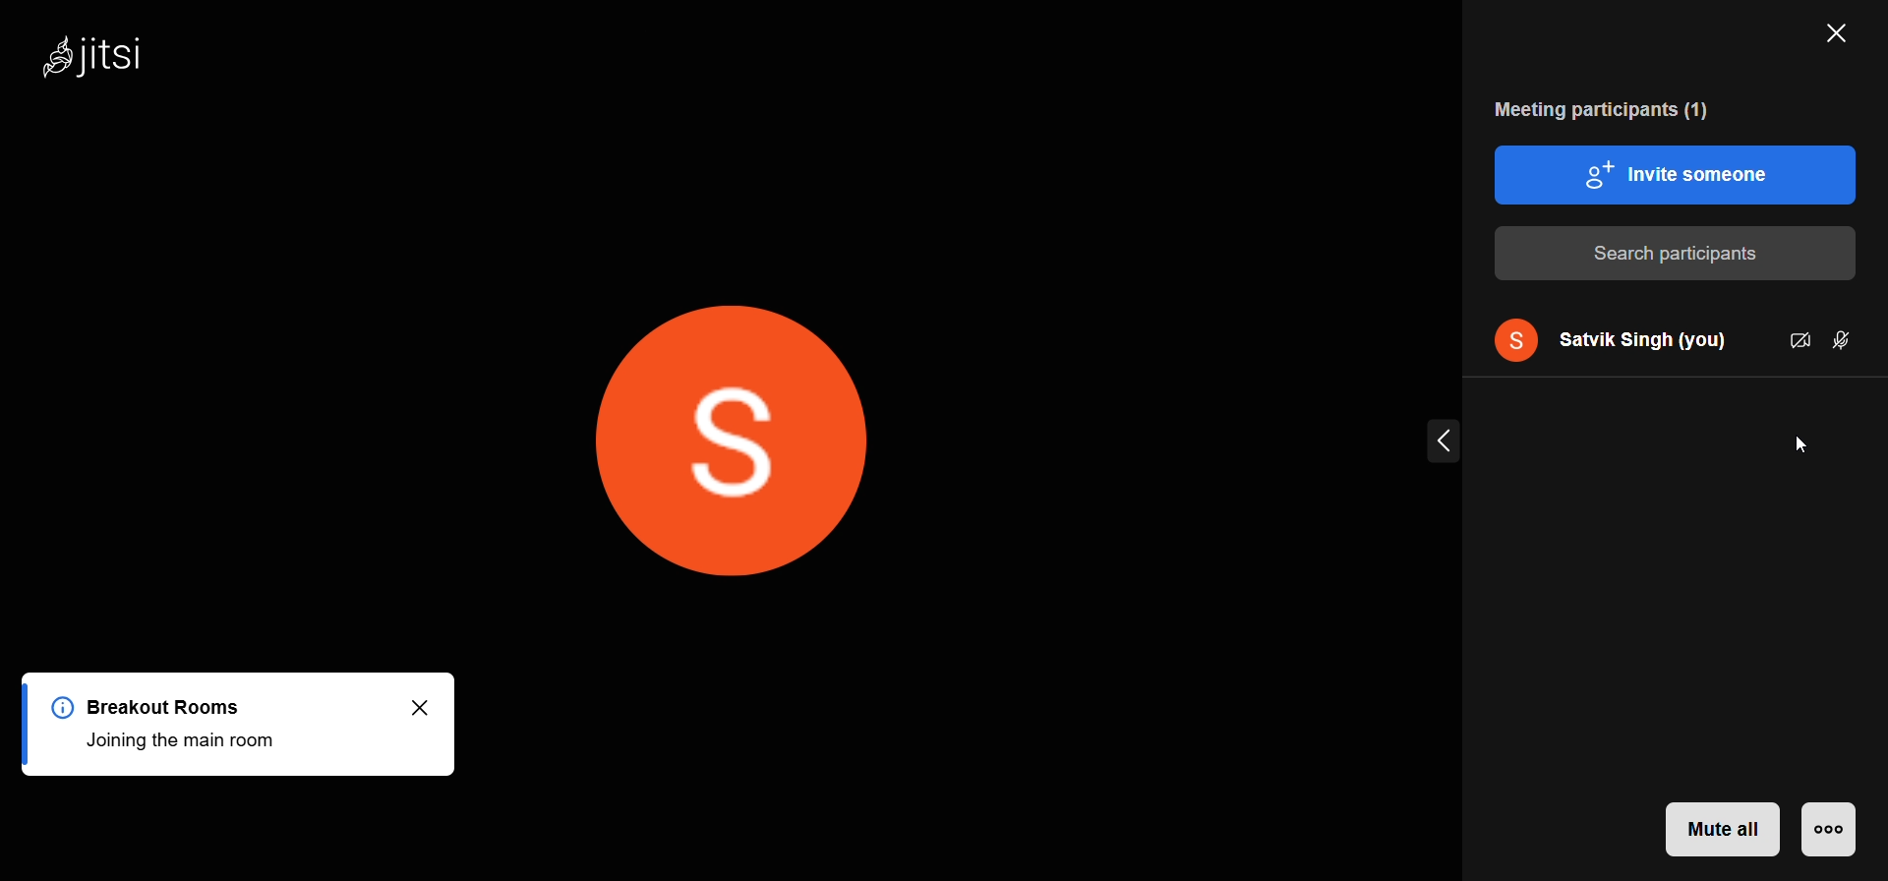 Image resolution: width=1888 pixels, height=881 pixels. I want to click on Satvik Singh (you), so click(1648, 338).